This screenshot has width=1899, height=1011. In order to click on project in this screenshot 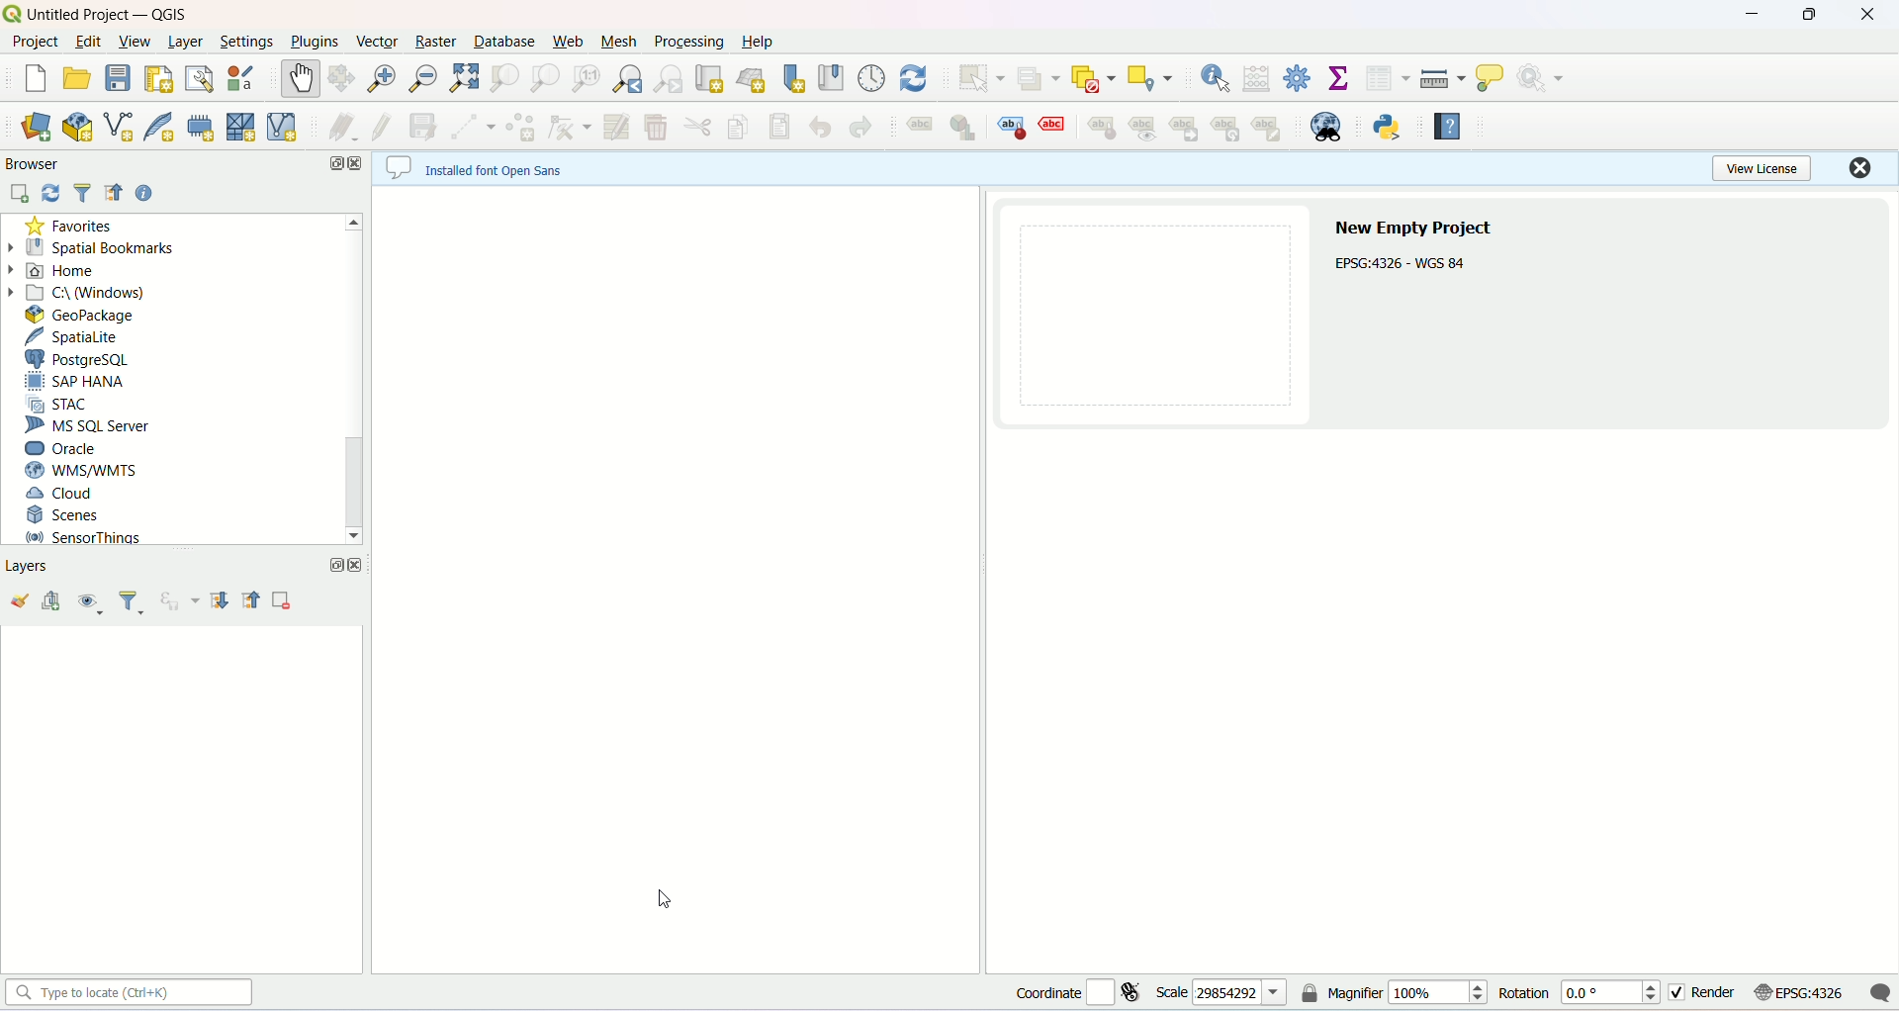, I will do `click(33, 44)`.